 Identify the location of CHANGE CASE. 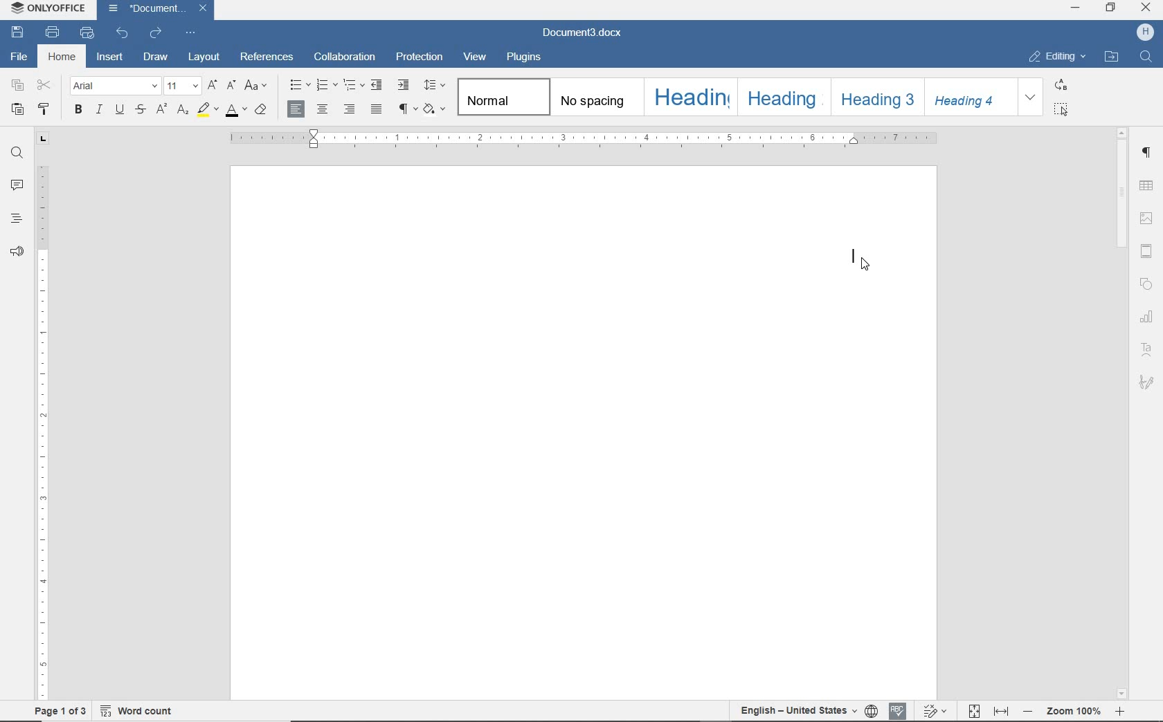
(256, 86).